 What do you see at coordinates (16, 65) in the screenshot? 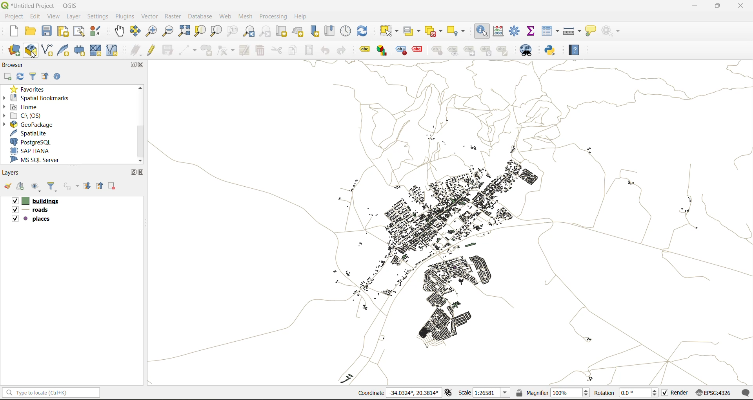
I see `browser` at bounding box center [16, 65].